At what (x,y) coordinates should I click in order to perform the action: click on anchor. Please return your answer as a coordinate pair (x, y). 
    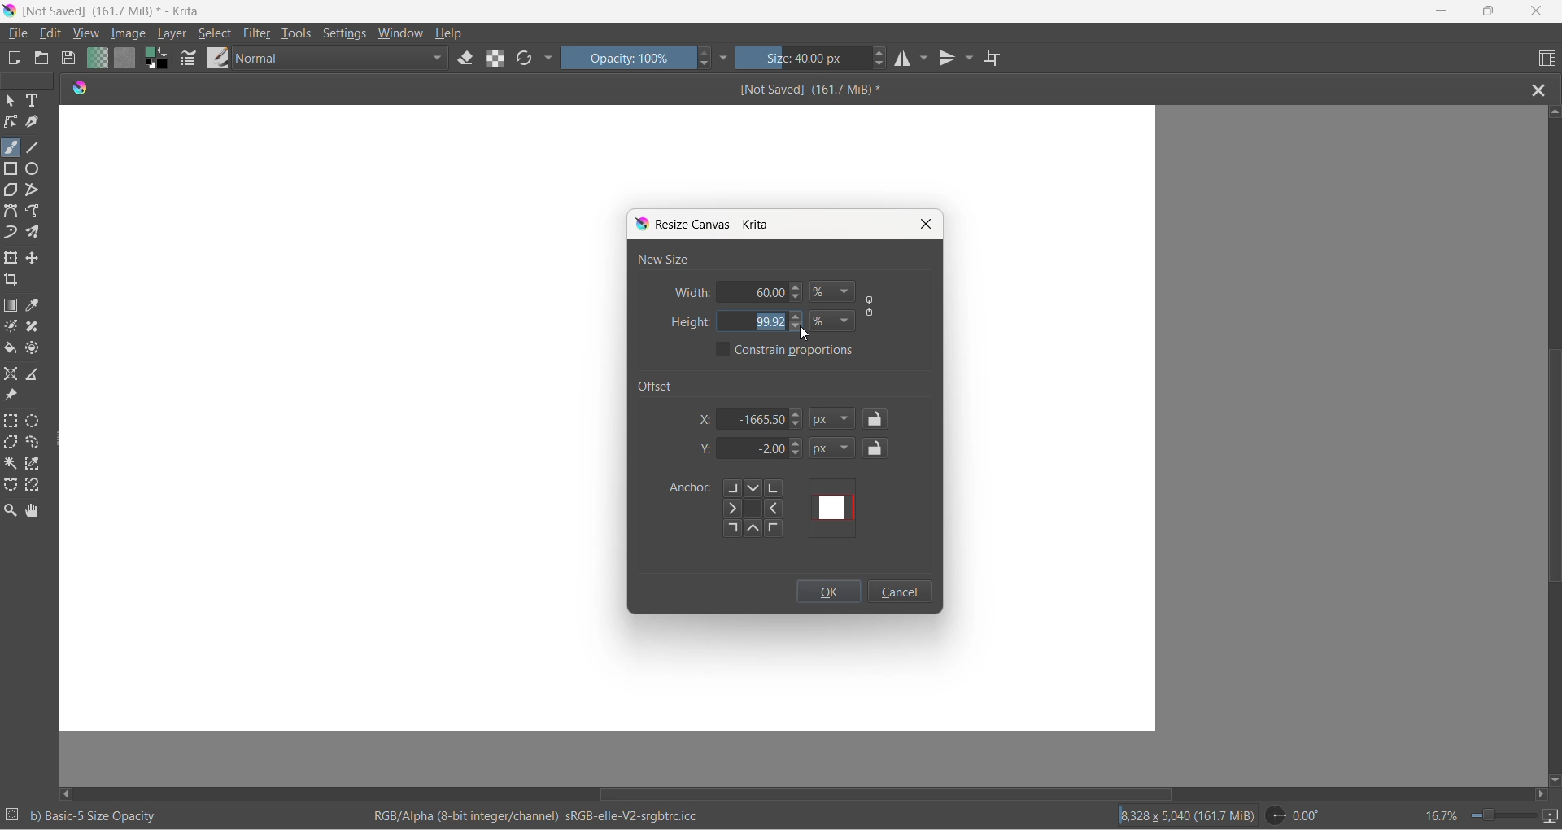
    Looking at the image, I should click on (687, 489).